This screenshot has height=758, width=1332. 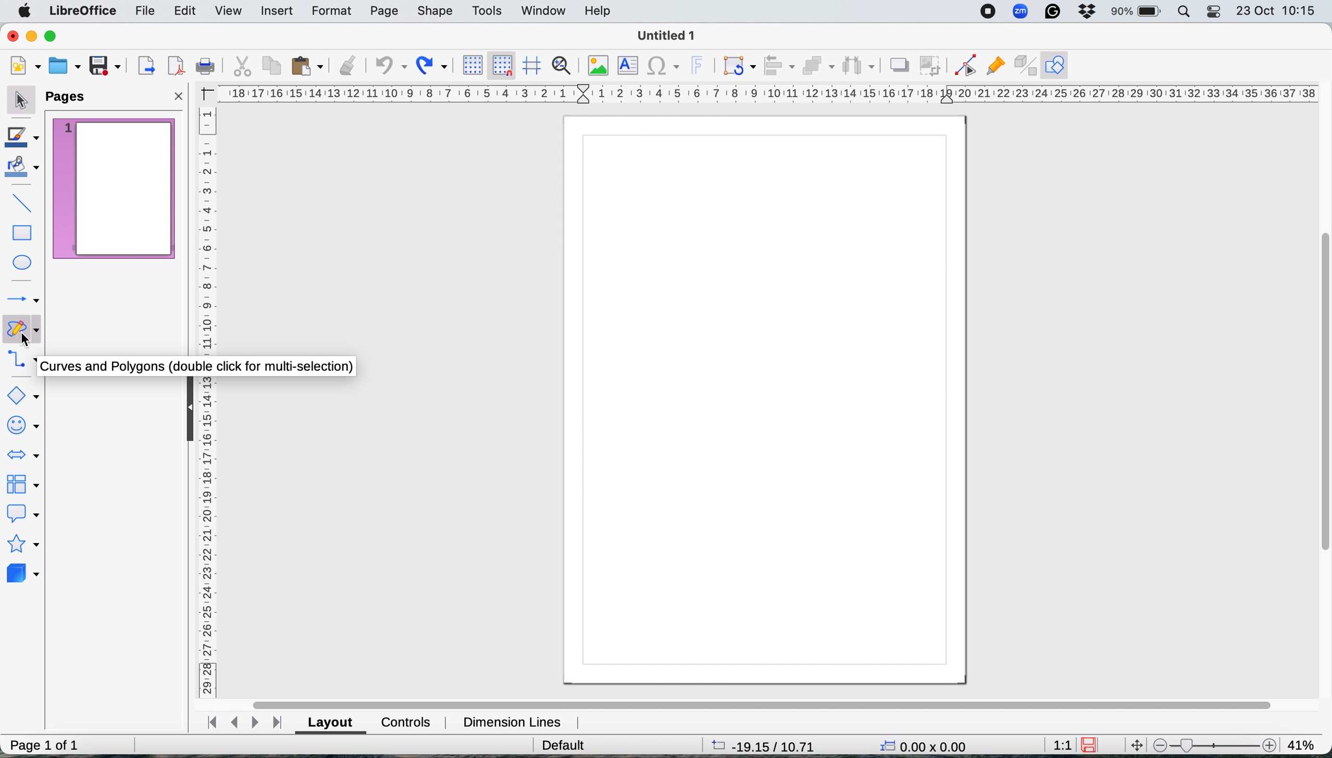 I want to click on battery, so click(x=1137, y=12).